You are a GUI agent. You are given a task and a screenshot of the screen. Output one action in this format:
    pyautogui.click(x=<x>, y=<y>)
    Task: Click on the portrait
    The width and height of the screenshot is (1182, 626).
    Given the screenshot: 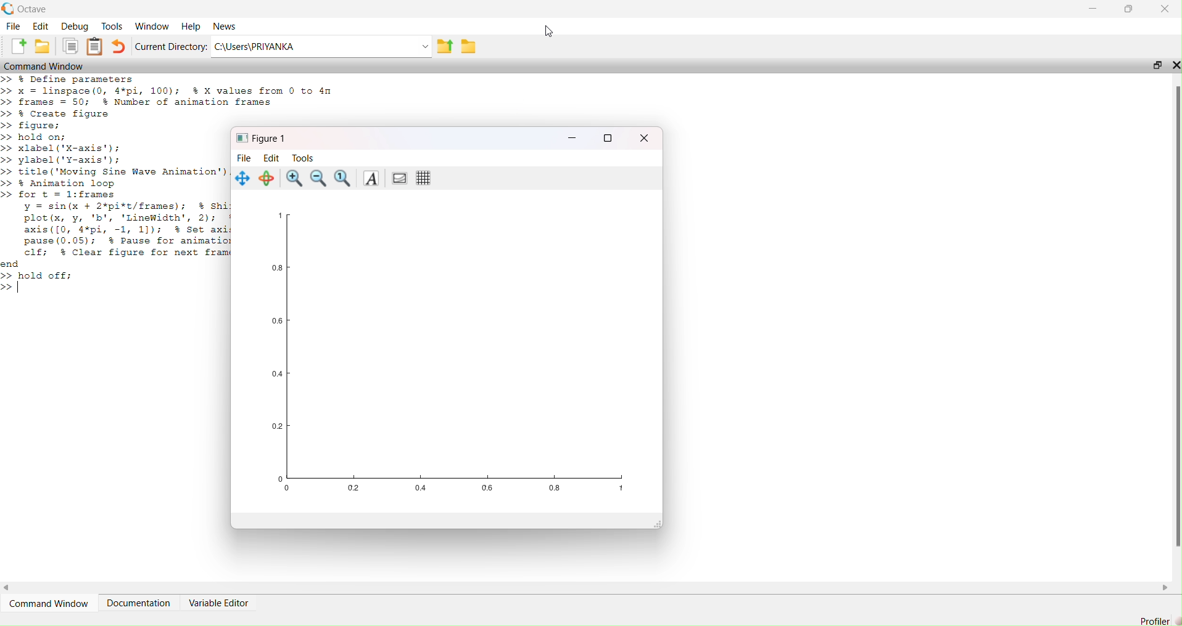 What is the action you would take?
    pyautogui.click(x=399, y=177)
    